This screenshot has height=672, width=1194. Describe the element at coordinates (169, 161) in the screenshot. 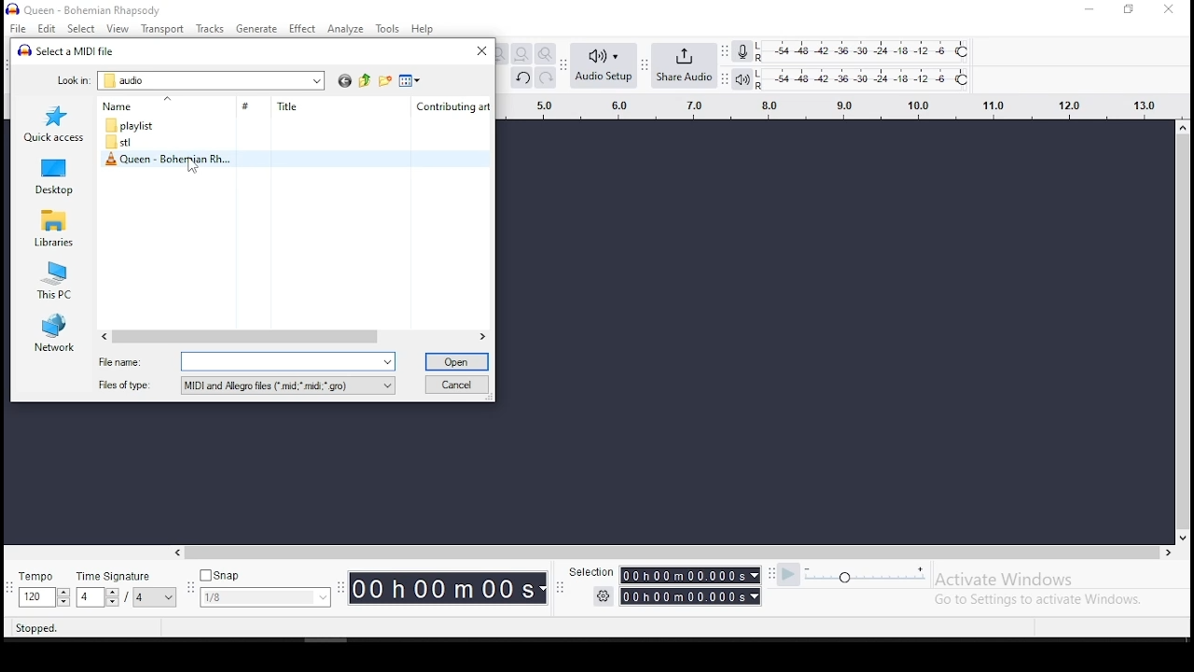

I see `midi file` at that location.